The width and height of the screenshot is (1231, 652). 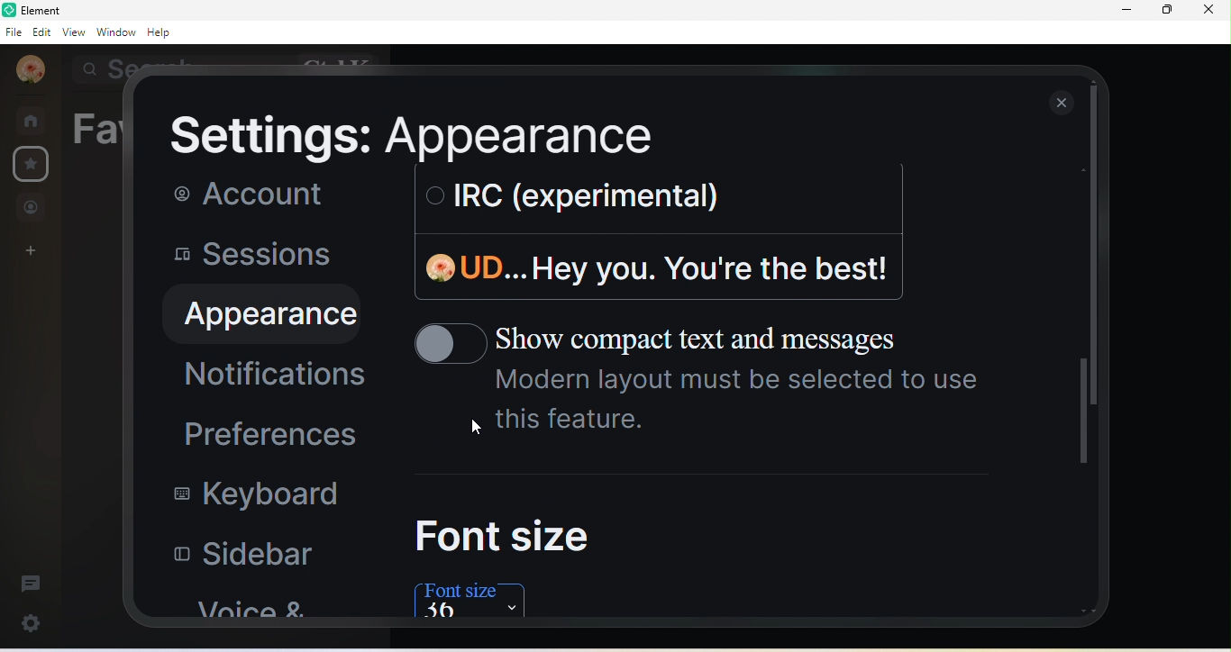 I want to click on font size, so click(x=475, y=600).